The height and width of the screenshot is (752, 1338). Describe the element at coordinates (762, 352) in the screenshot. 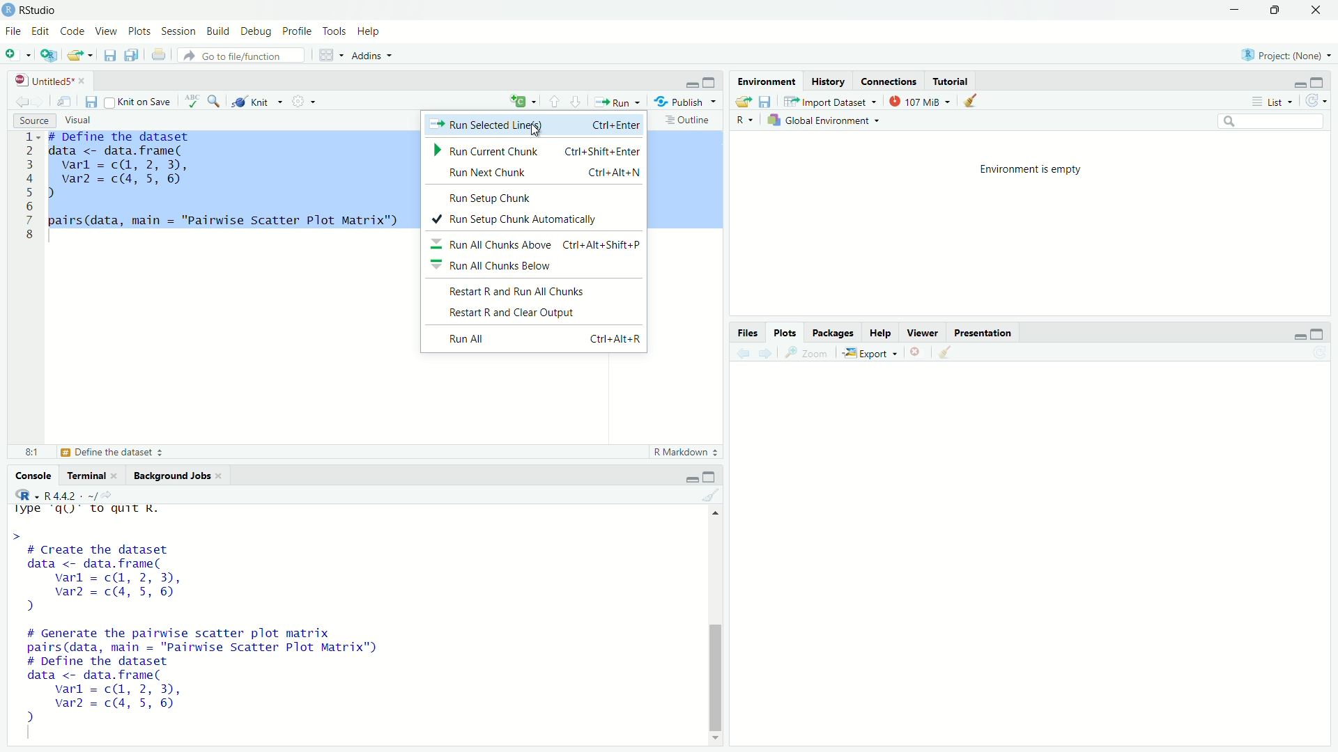

I see `Go forward to the next source location (Ctrl + F10)` at that location.